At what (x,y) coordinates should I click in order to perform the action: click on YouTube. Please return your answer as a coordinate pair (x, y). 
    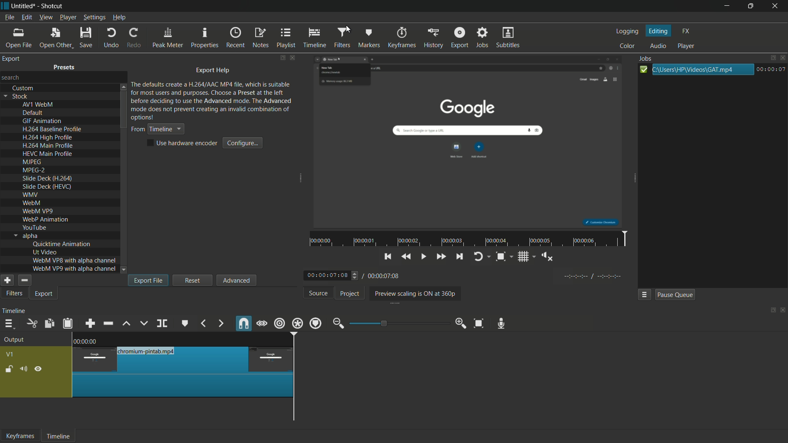
    Looking at the image, I should click on (35, 228).